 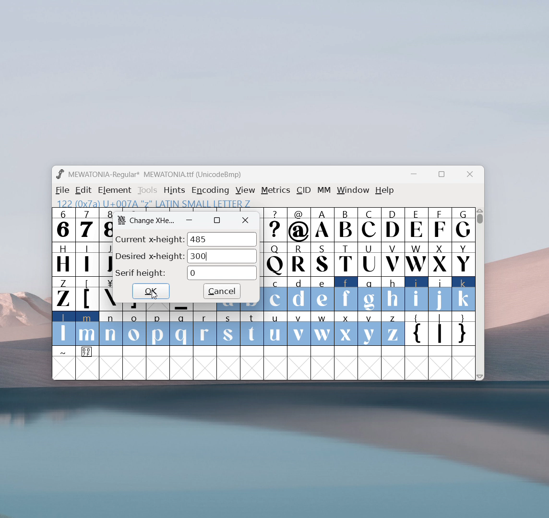 I want to click on z, so click(x=393, y=329).